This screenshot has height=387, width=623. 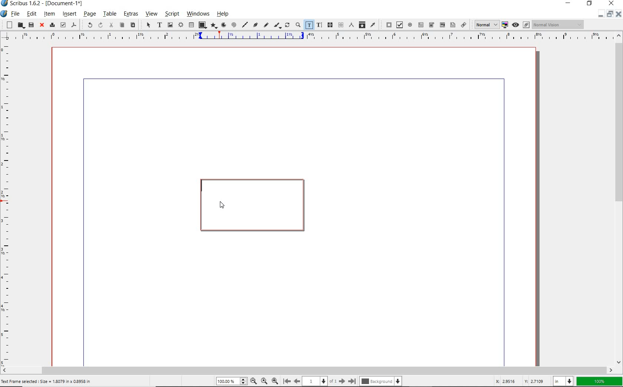 I want to click on save as pdf, so click(x=74, y=25).